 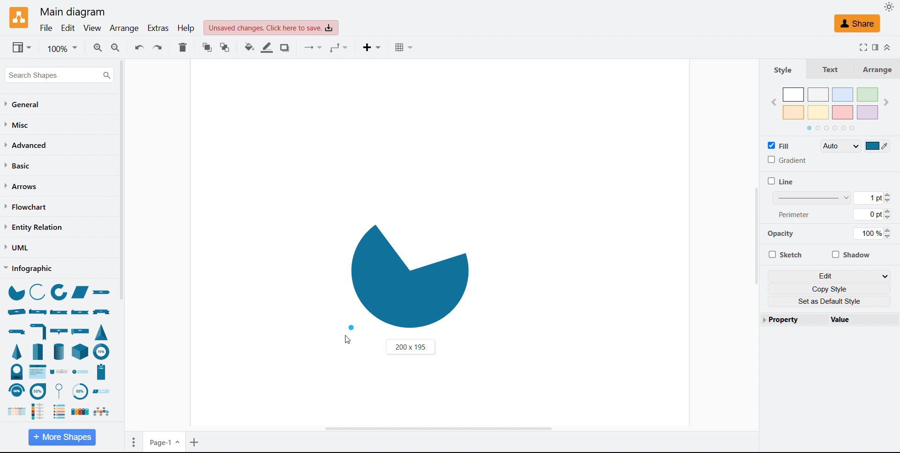 What do you see at coordinates (268, 47) in the screenshot?
I see `Line colour ` at bounding box center [268, 47].